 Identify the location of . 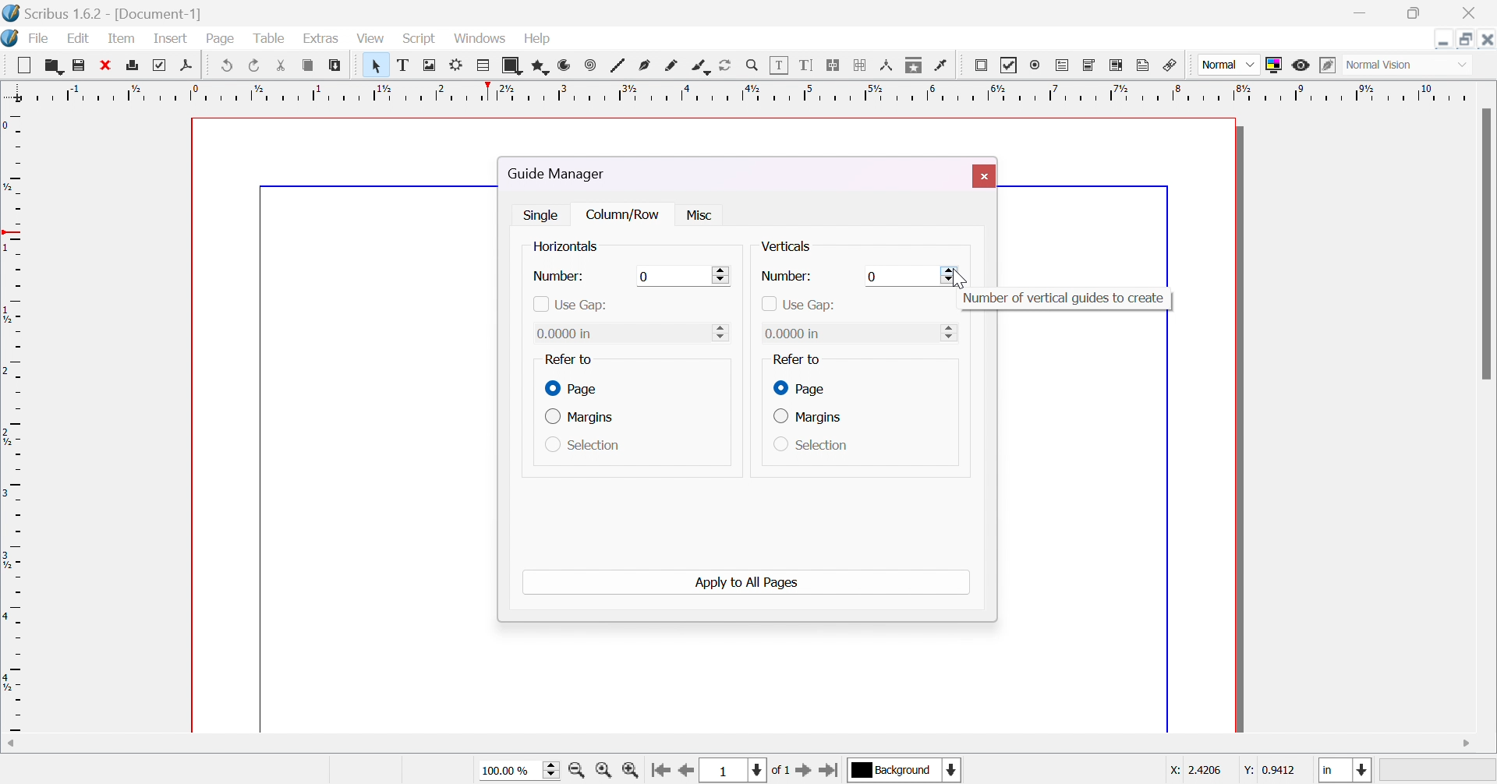
(646, 275).